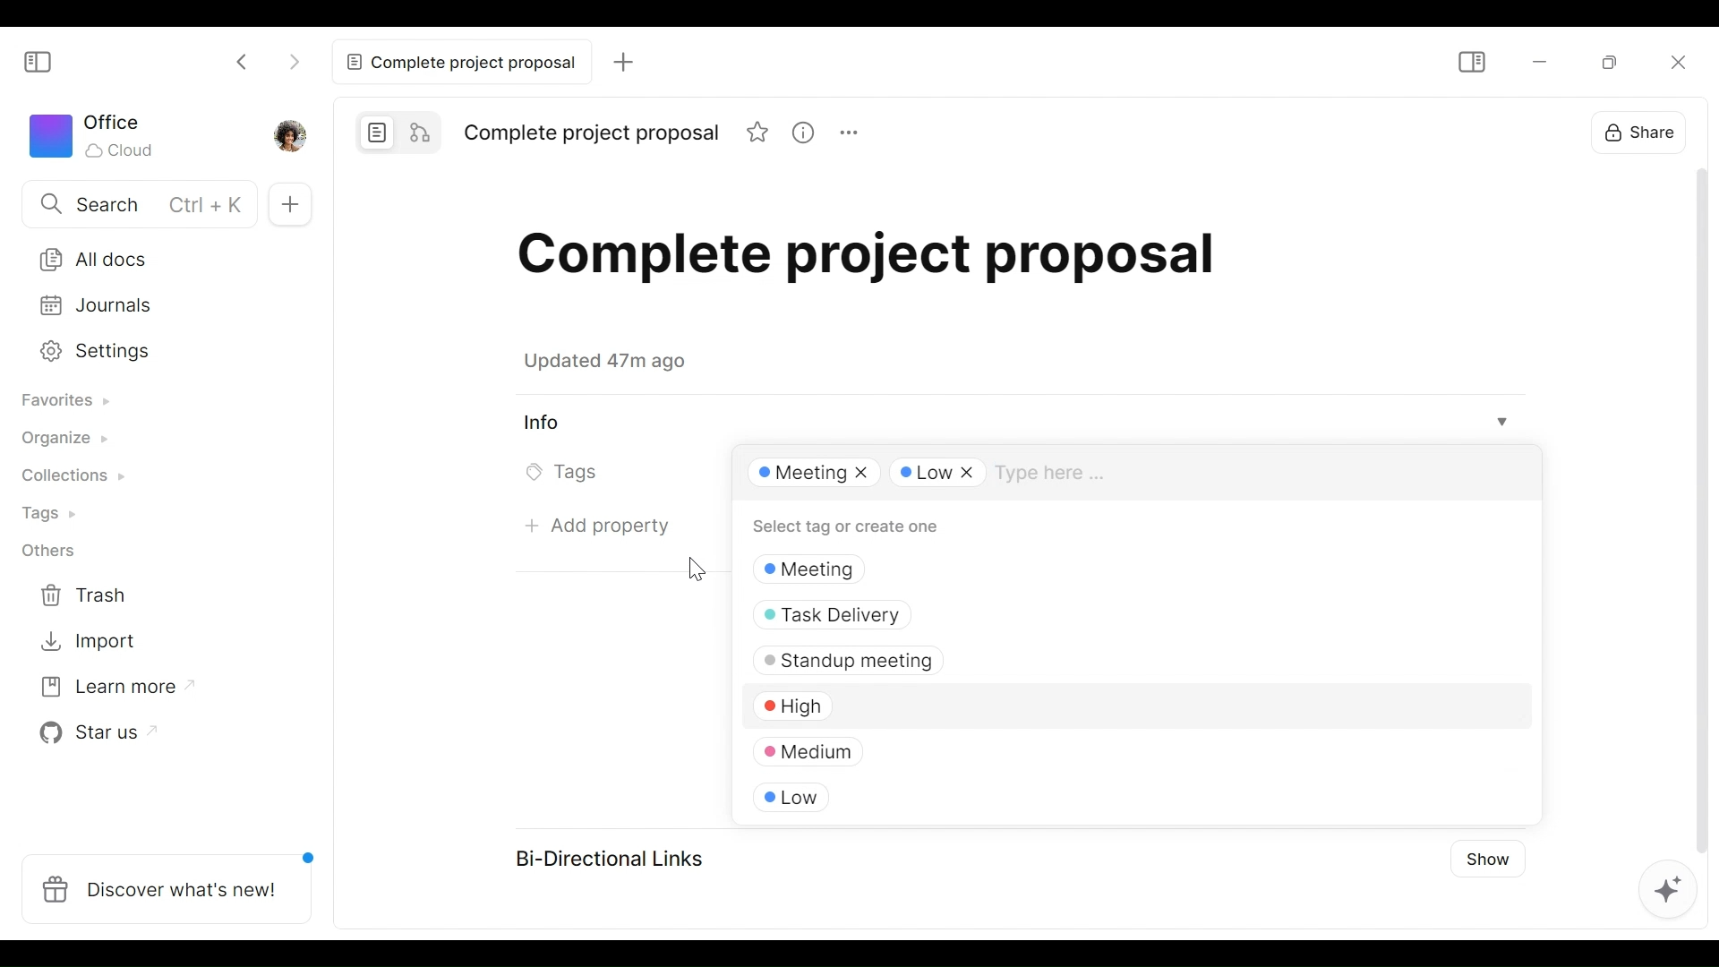  I want to click on Star us, so click(95, 735).